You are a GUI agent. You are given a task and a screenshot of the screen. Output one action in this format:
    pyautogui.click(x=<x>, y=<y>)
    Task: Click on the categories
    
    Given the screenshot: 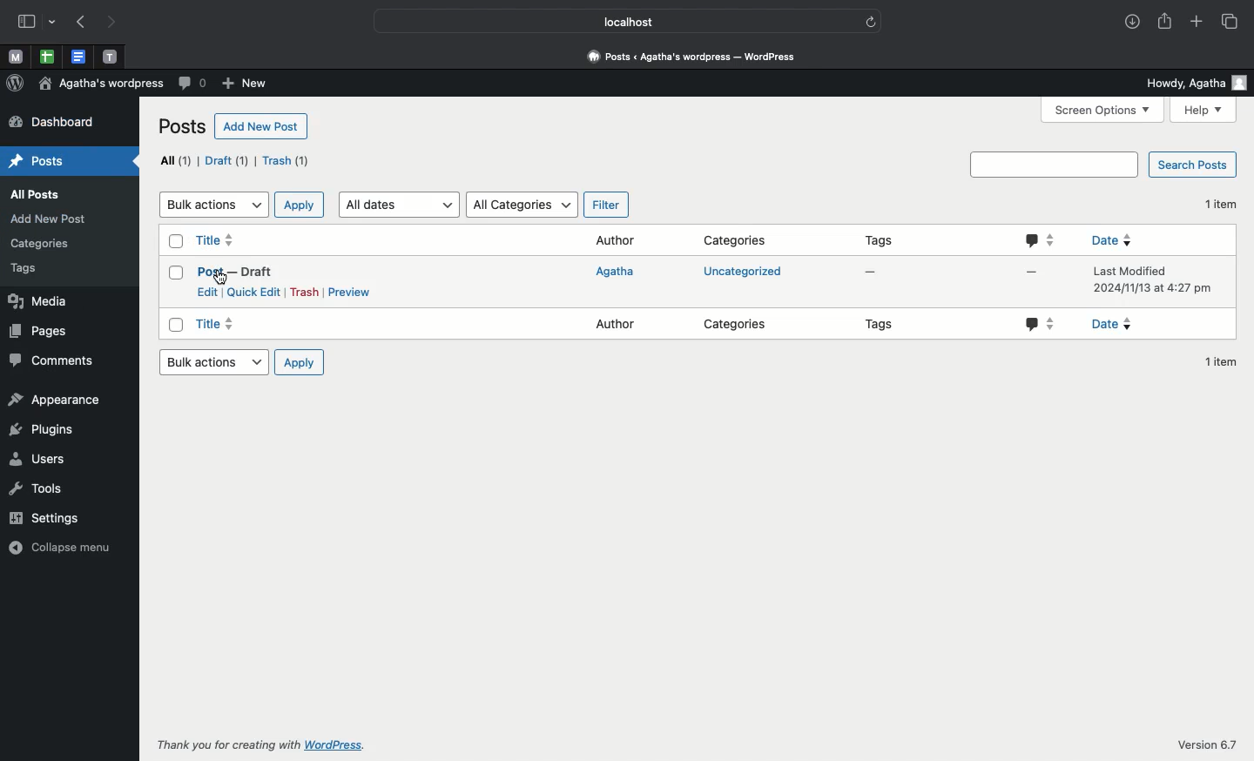 What is the action you would take?
    pyautogui.click(x=41, y=242)
    